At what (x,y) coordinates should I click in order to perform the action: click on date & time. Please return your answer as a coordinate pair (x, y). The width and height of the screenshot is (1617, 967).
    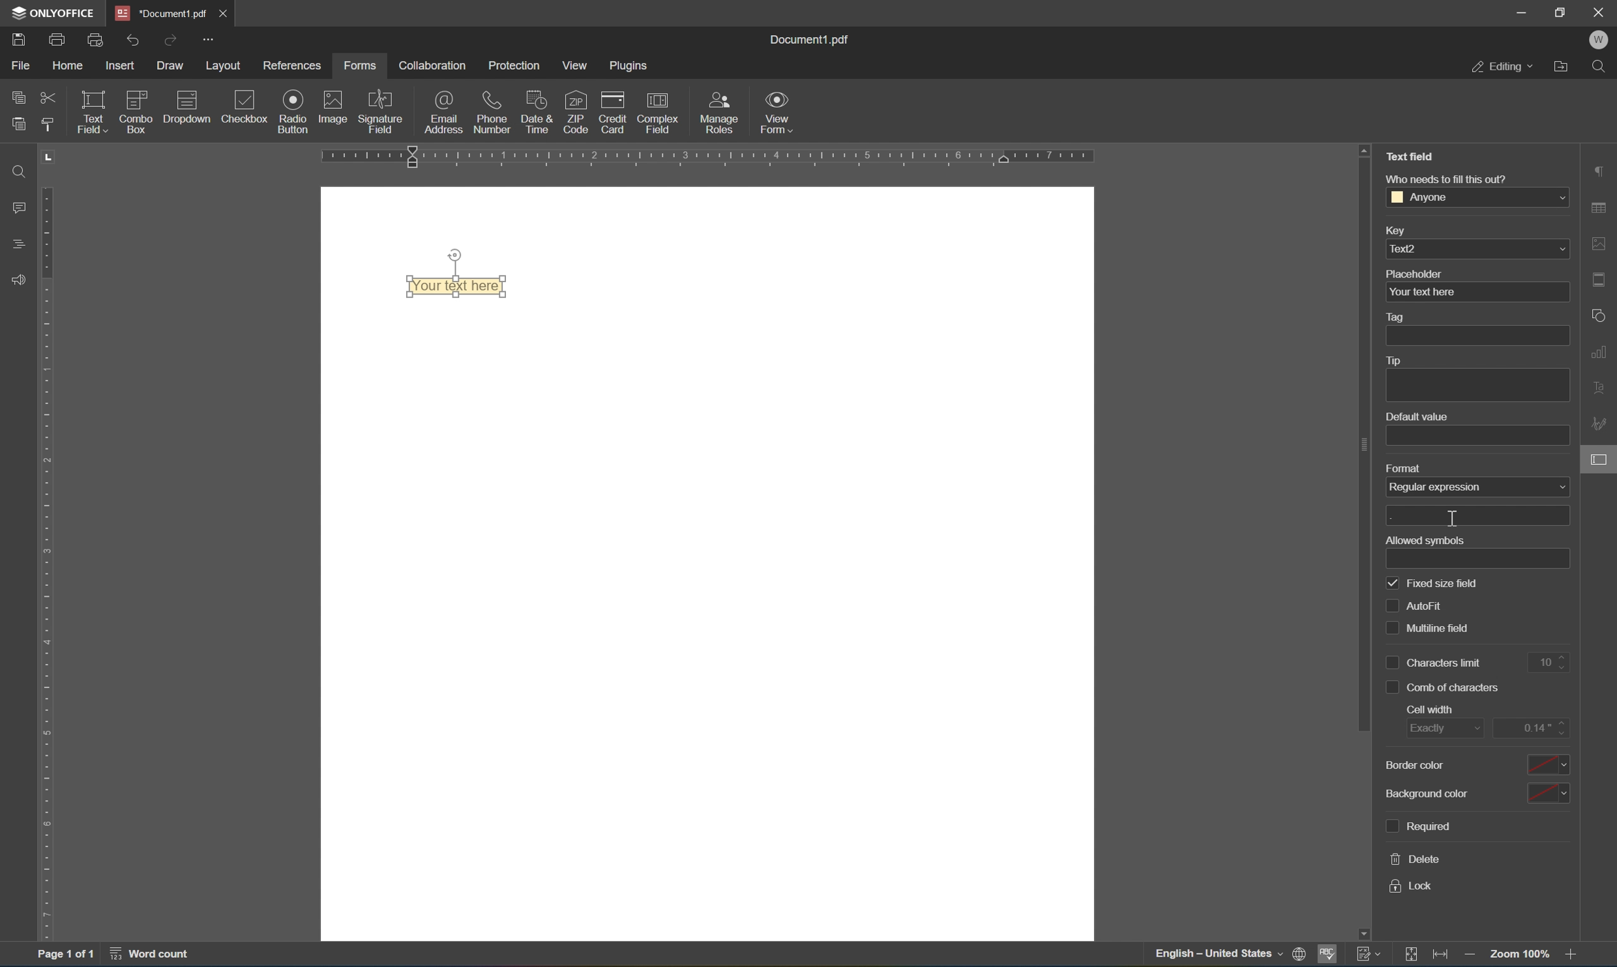
    Looking at the image, I should click on (537, 111).